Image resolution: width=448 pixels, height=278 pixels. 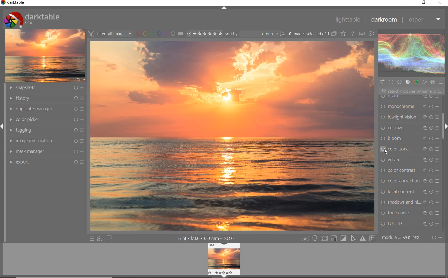 I want to click on ENABLE FOR ONLINE HELP, so click(x=353, y=33).